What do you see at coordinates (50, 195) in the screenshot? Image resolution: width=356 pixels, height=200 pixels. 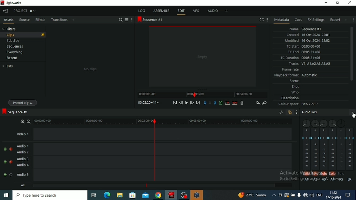 I see `Type here to search` at bounding box center [50, 195].